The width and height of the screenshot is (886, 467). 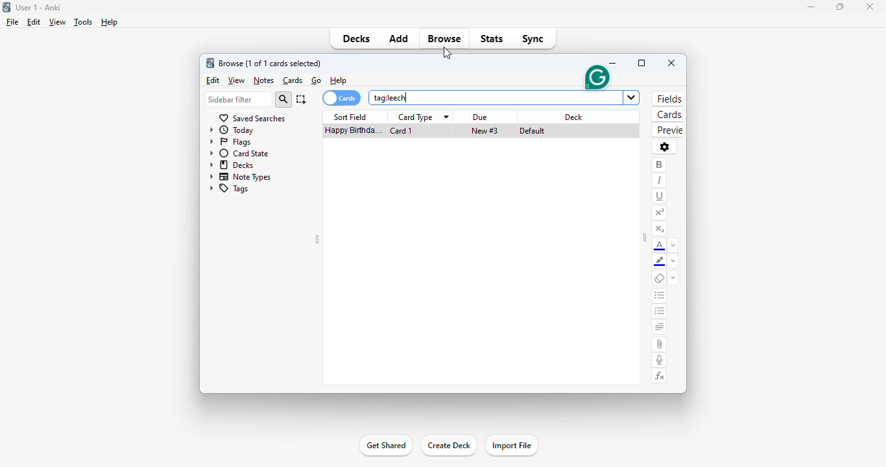 What do you see at coordinates (660, 197) in the screenshot?
I see `underline` at bounding box center [660, 197].